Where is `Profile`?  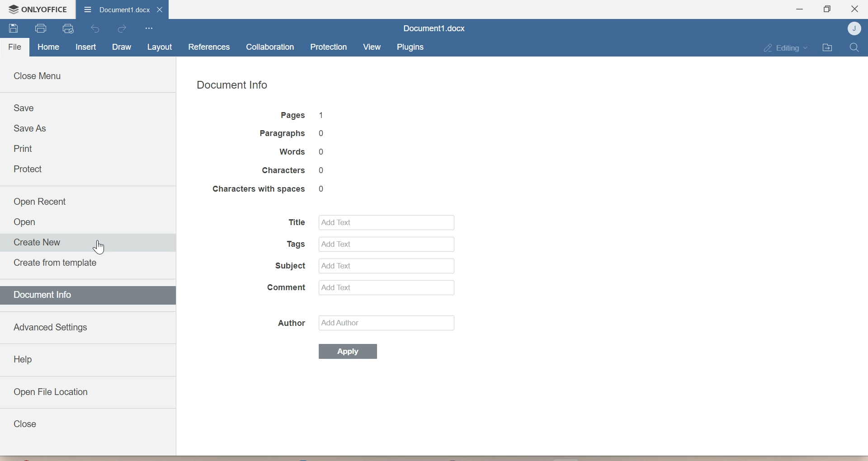 Profile is located at coordinates (853, 28).